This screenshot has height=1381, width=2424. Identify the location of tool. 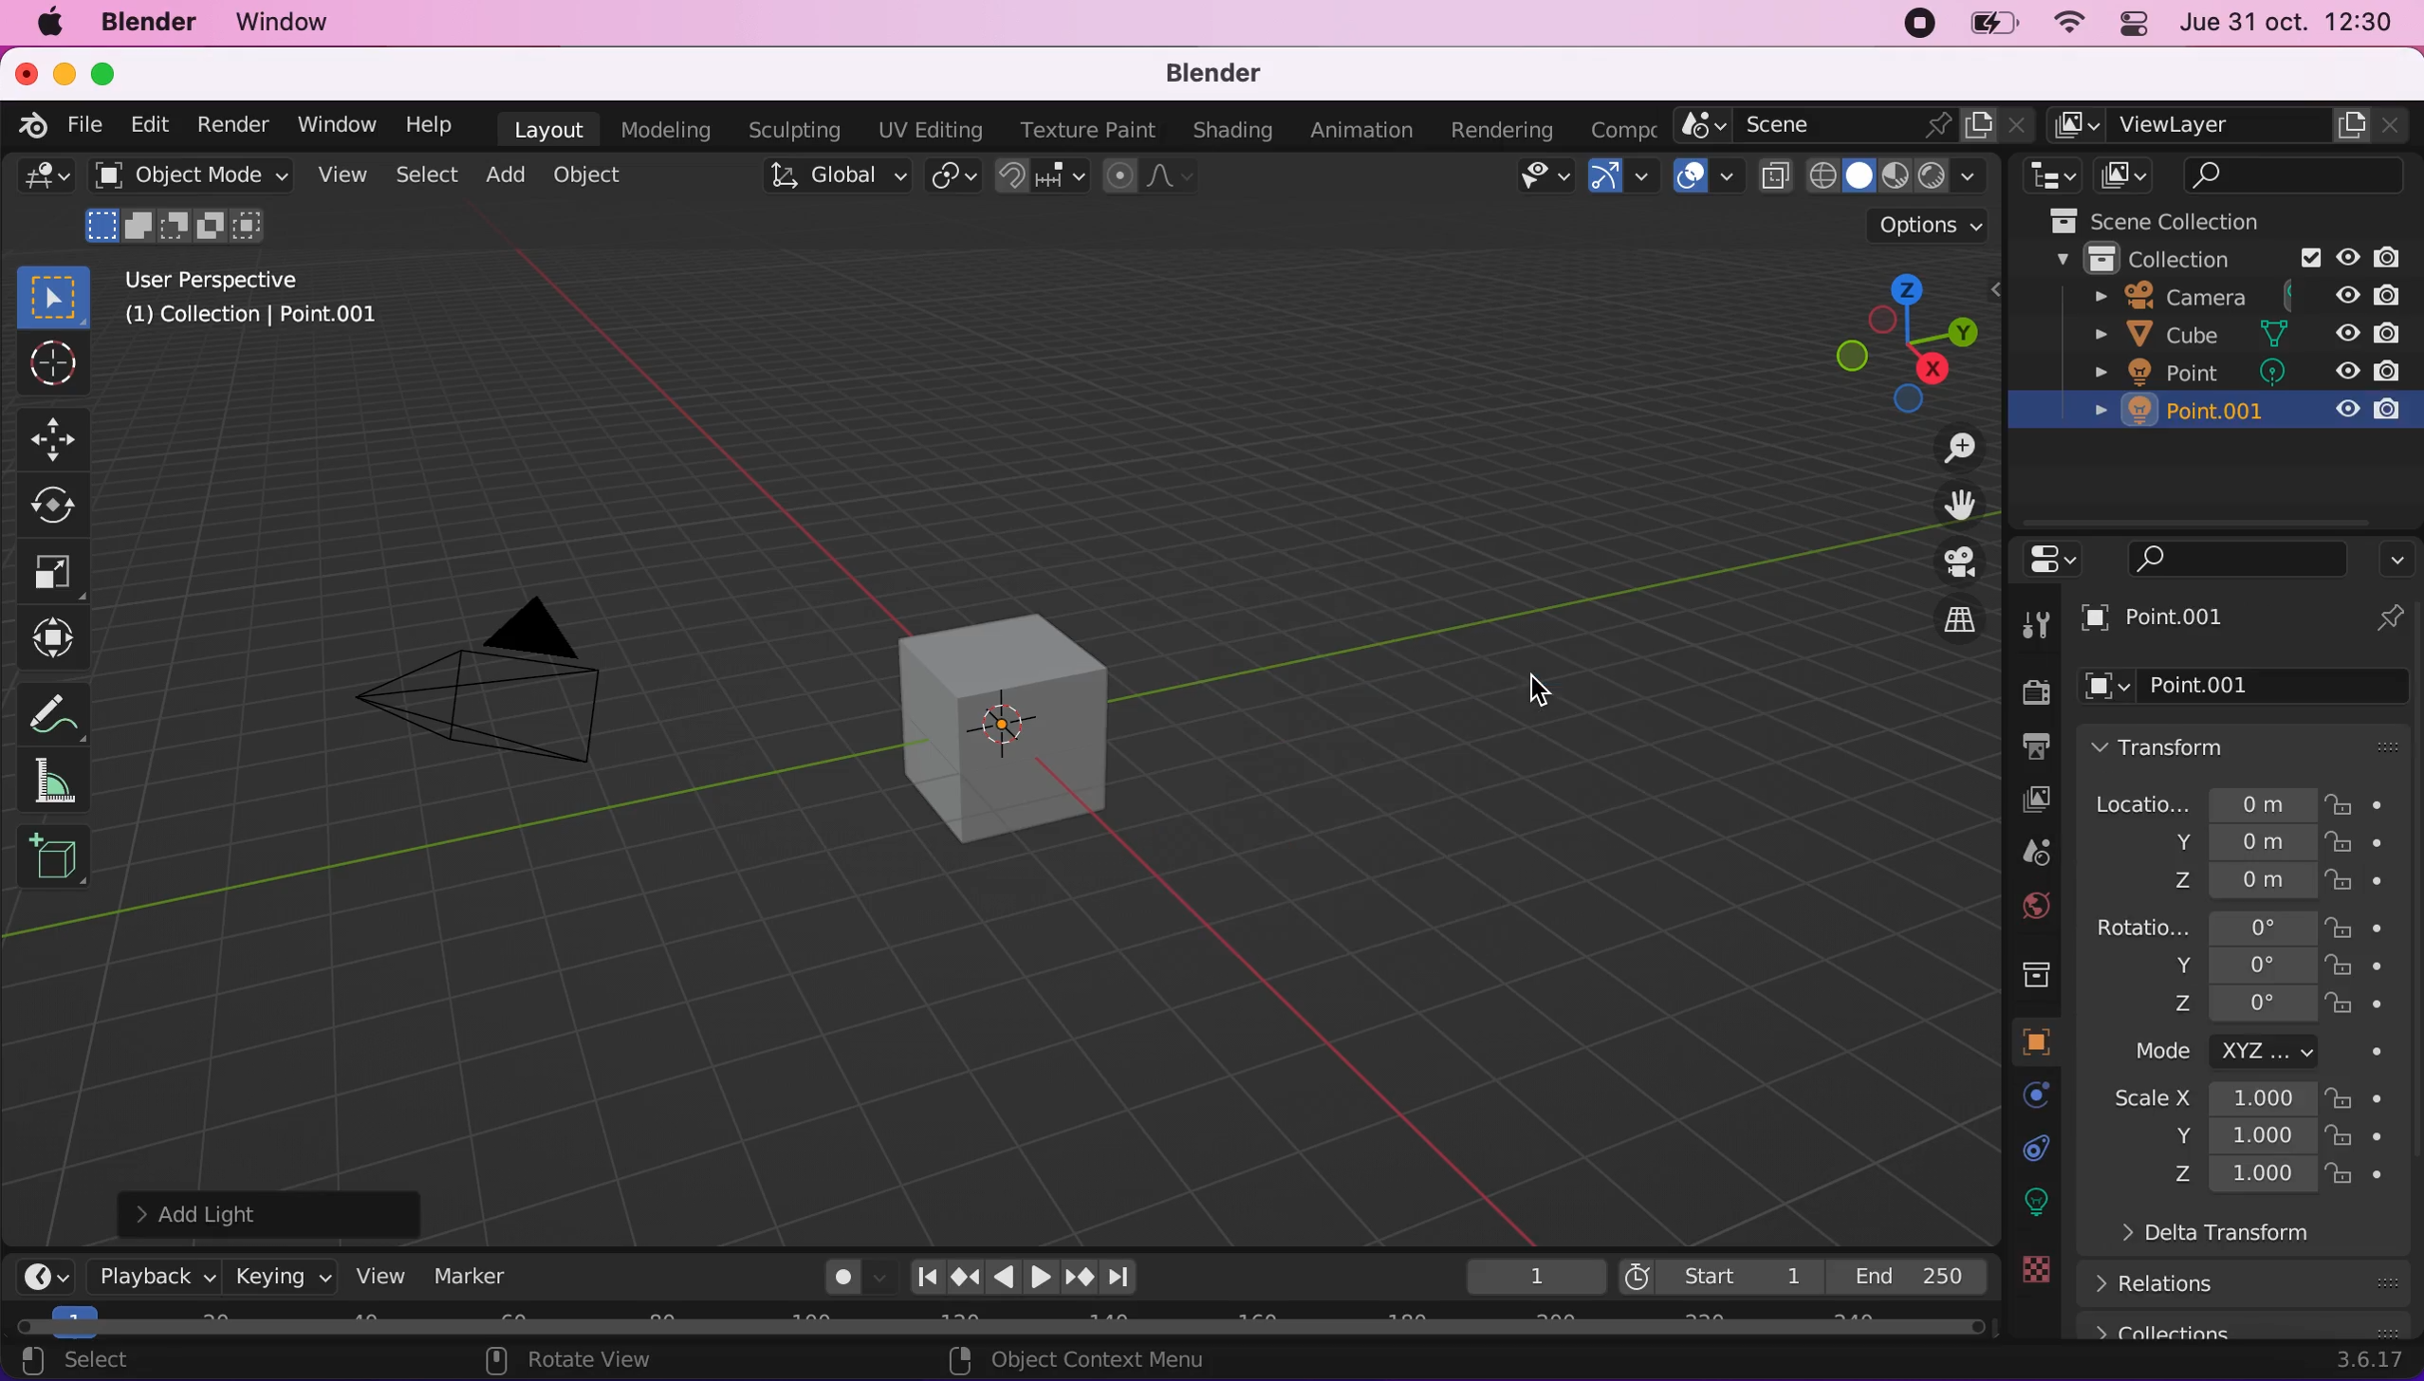
(2034, 625).